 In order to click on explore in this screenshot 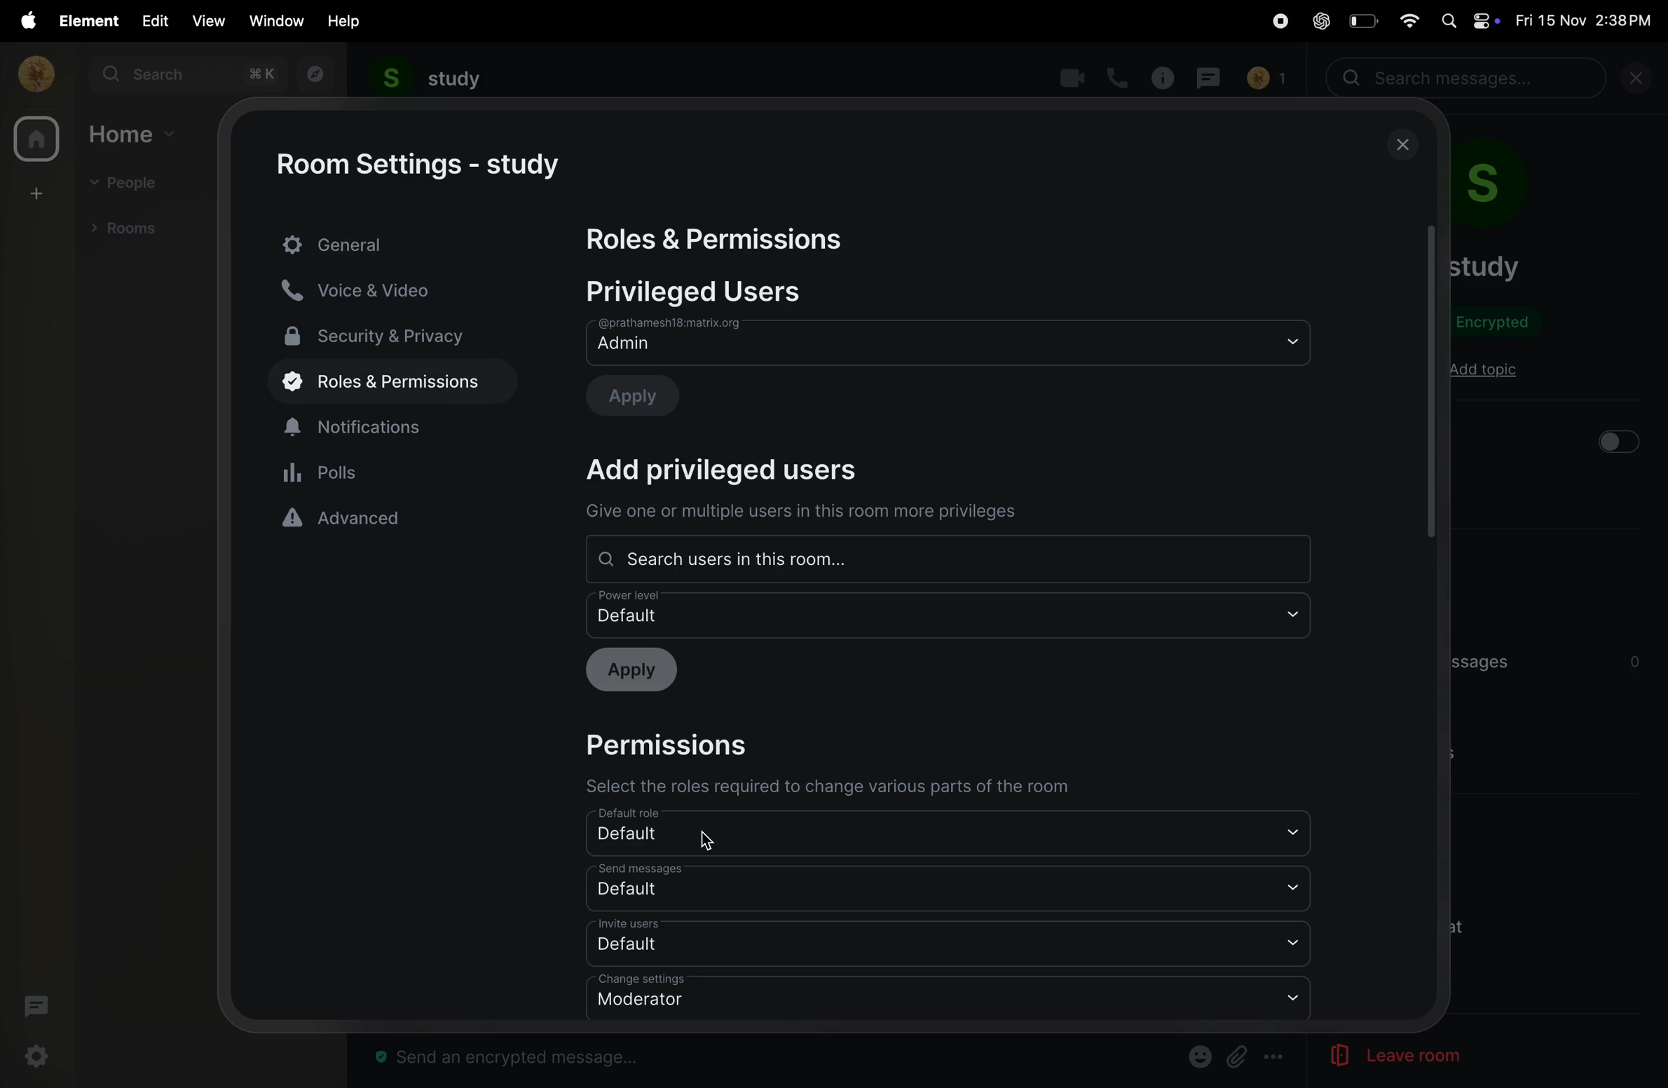, I will do `click(314, 74)`.